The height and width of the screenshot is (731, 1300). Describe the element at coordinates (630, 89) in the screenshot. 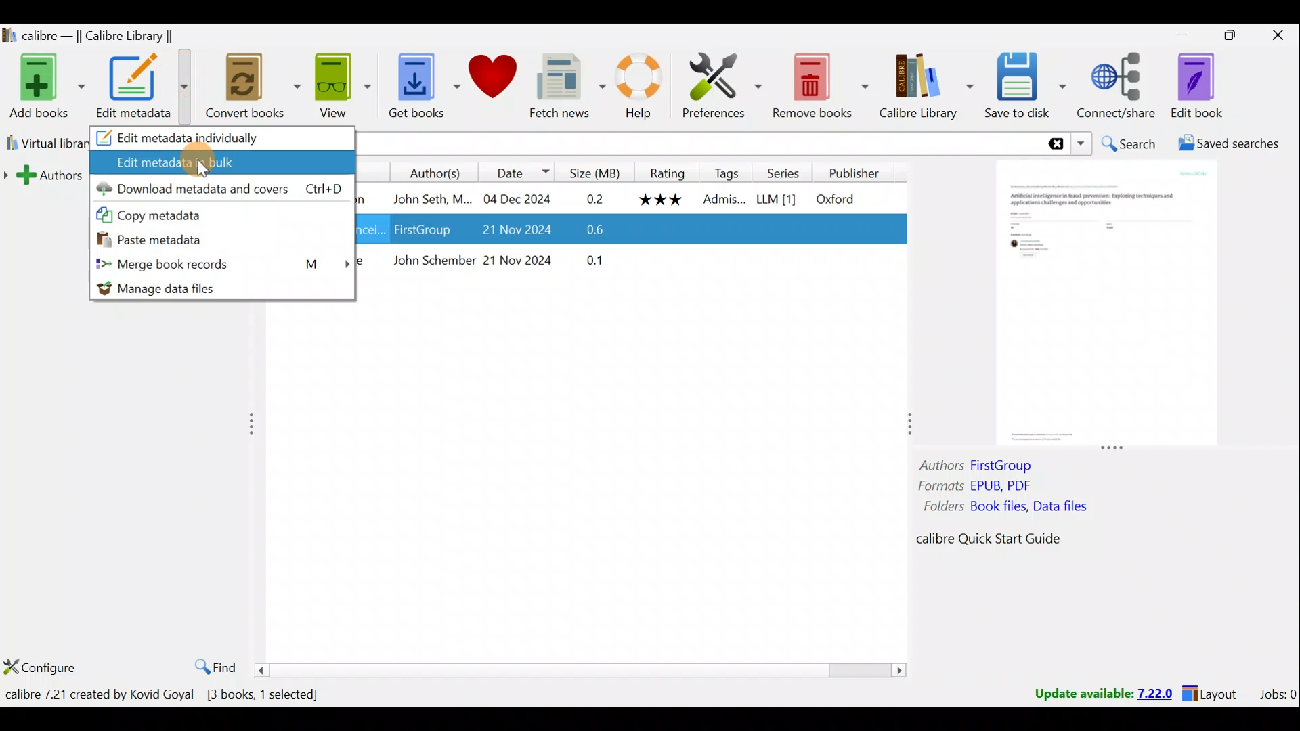

I see `Help` at that location.